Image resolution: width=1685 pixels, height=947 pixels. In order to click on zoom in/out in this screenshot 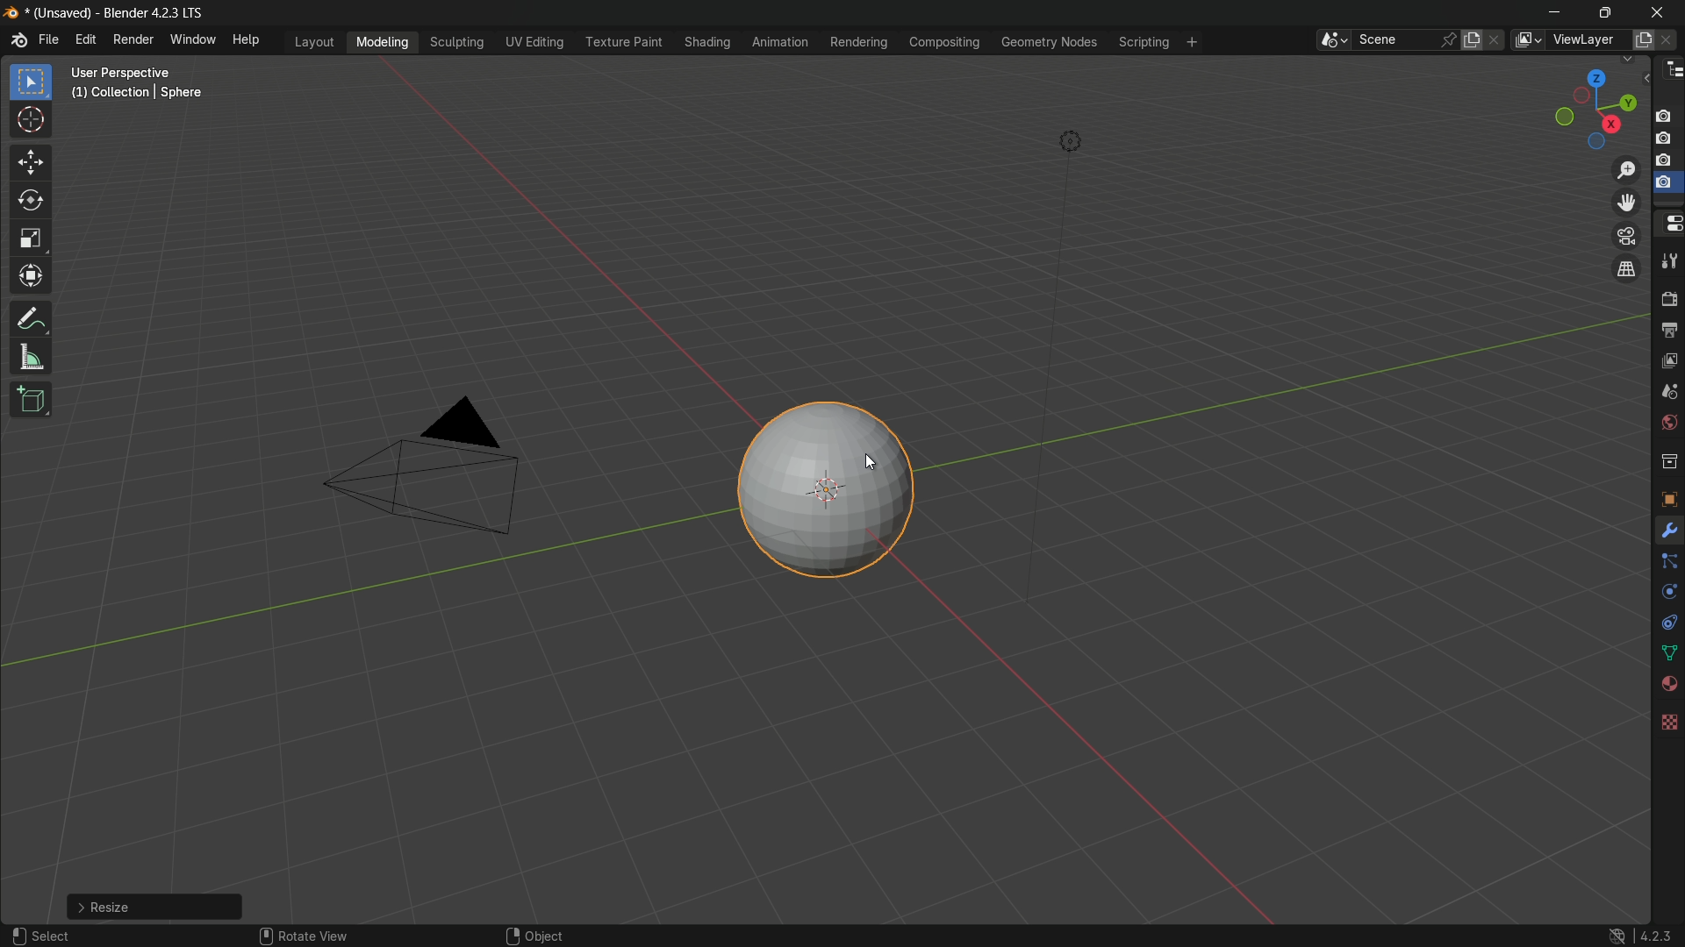, I will do `click(1625, 171)`.